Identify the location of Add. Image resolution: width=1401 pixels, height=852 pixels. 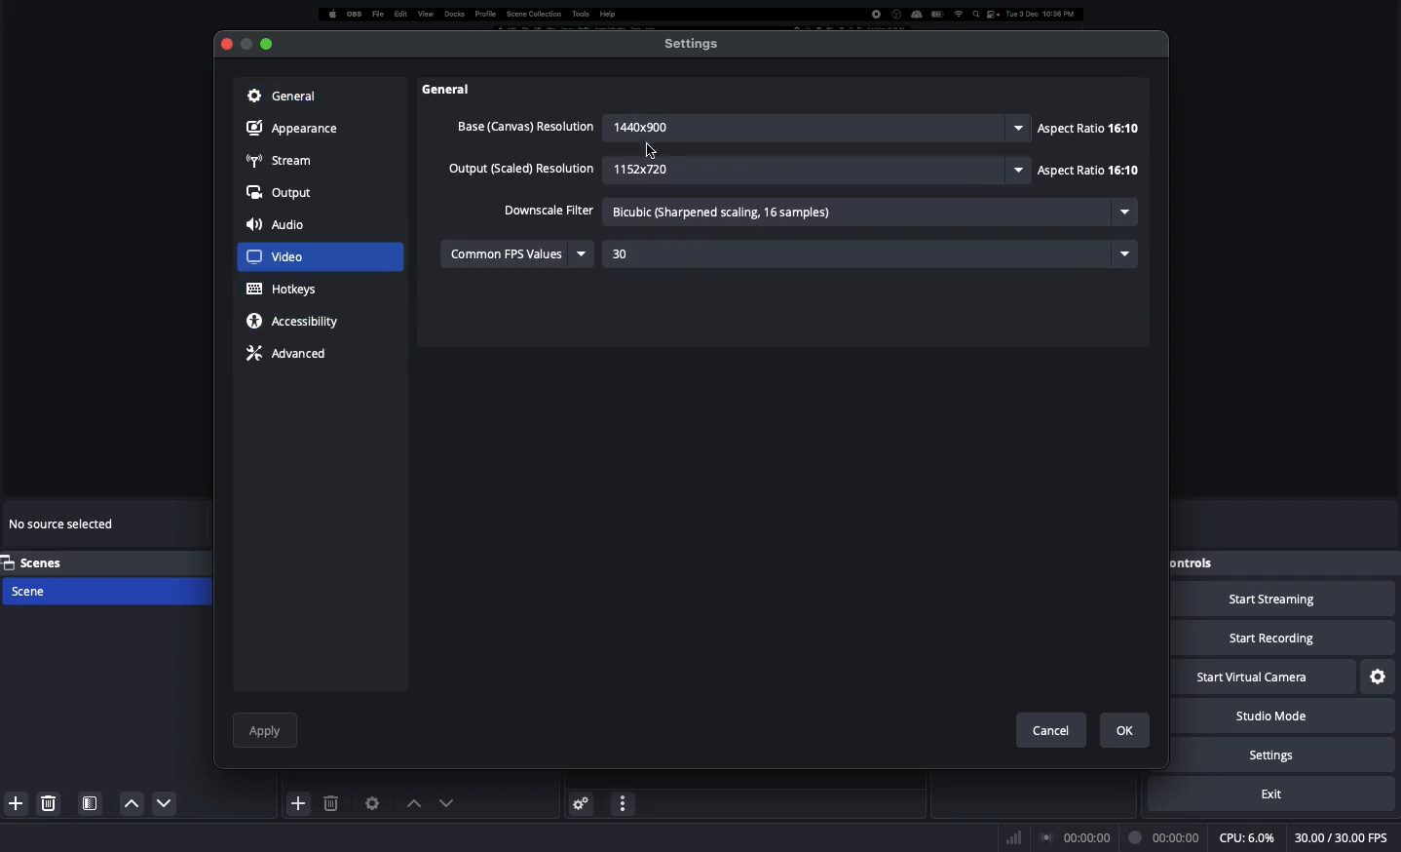
(13, 801).